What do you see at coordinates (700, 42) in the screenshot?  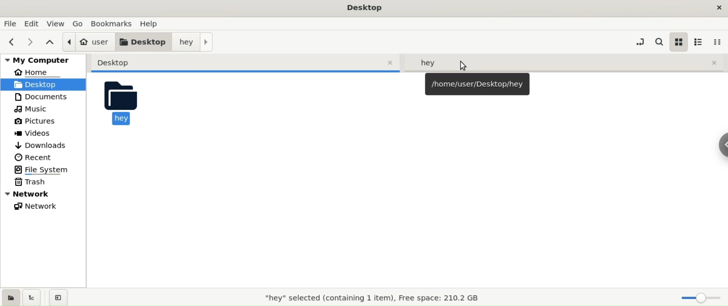 I see `list view` at bounding box center [700, 42].